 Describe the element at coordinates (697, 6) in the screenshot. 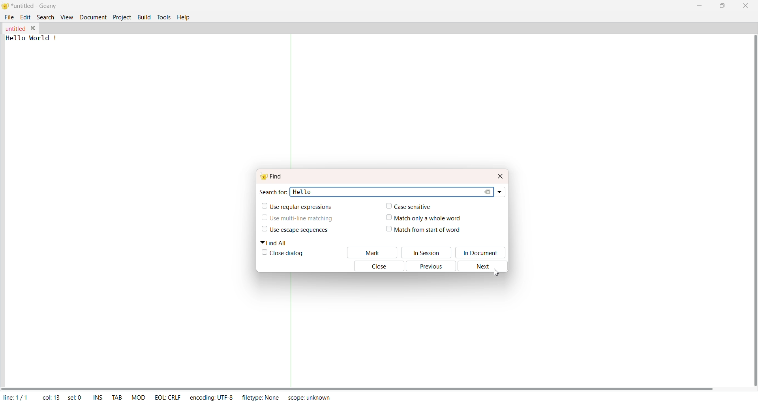

I see `Minimize` at that location.